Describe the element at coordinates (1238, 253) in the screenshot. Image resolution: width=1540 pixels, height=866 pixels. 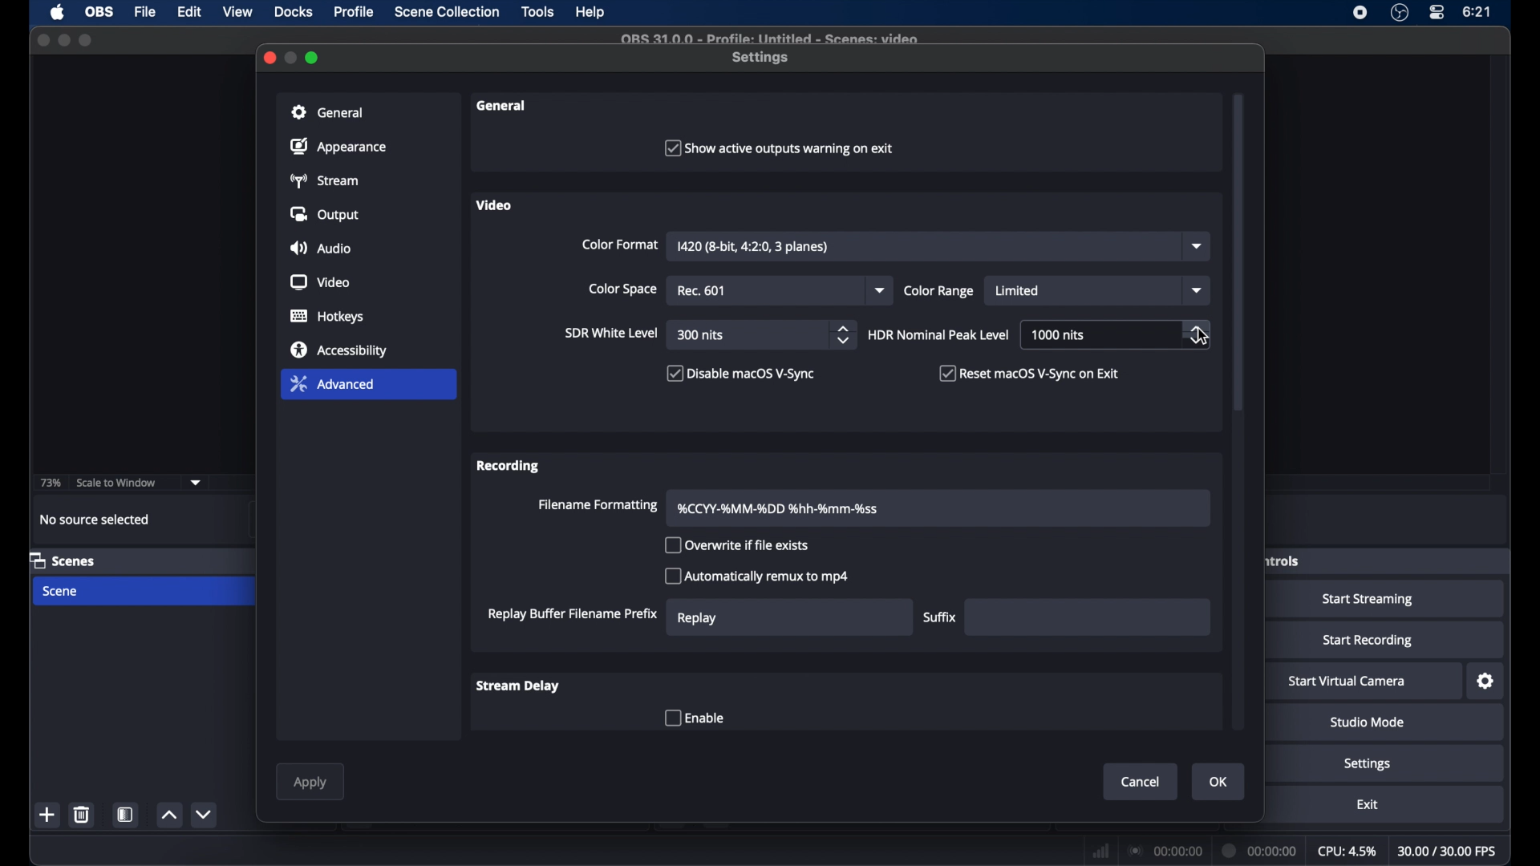
I see `scroll box` at that location.